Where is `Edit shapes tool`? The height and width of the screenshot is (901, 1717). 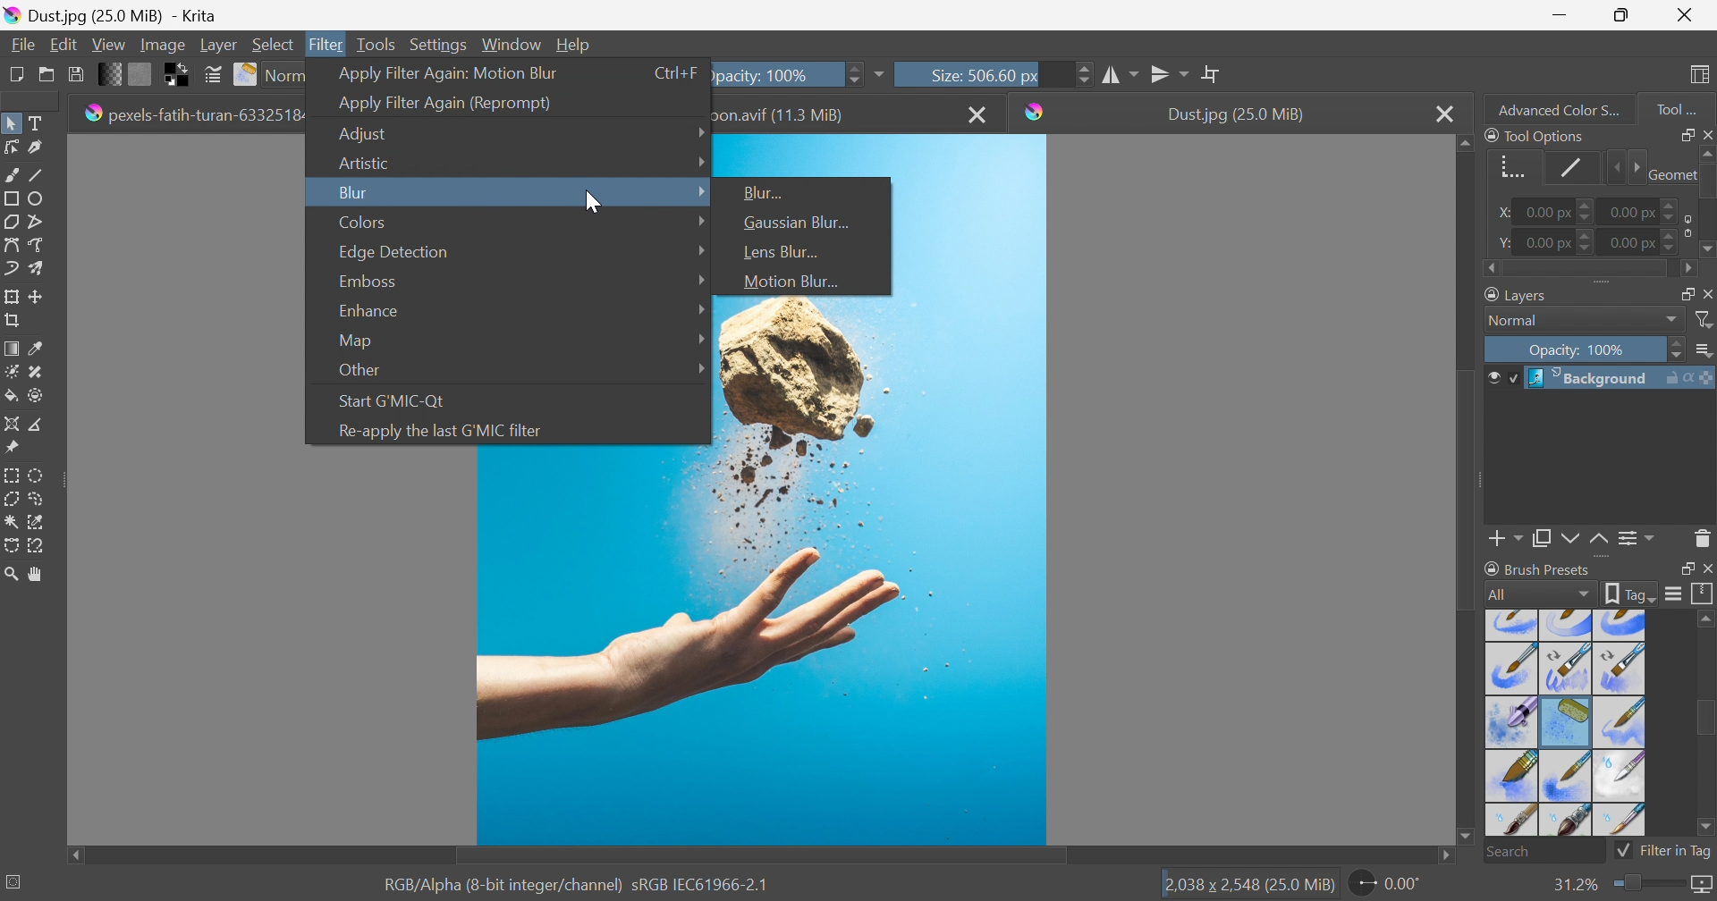 Edit shapes tool is located at coordinates (11, 147).